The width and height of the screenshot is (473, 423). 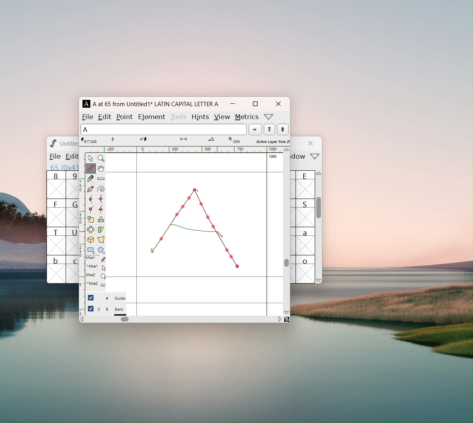 What do you see at coordinates (278, 104) in the screenshot?
I see `close` at bounding box center [278, 104].